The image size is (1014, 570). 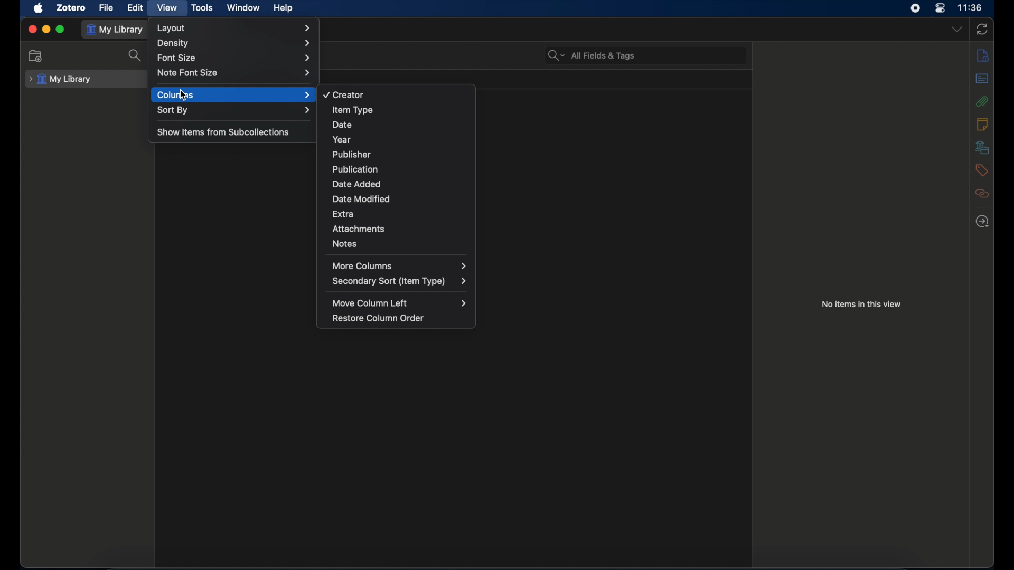 I want to click on extra, so click(x=344, y=213).